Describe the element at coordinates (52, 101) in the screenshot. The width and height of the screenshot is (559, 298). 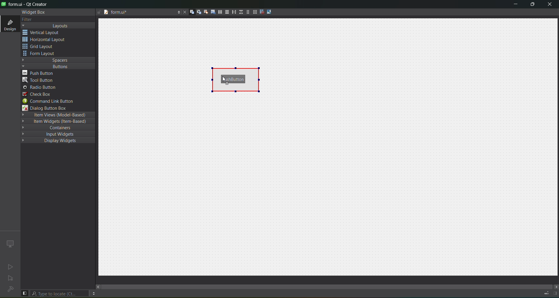
I see `command link button` at that location.